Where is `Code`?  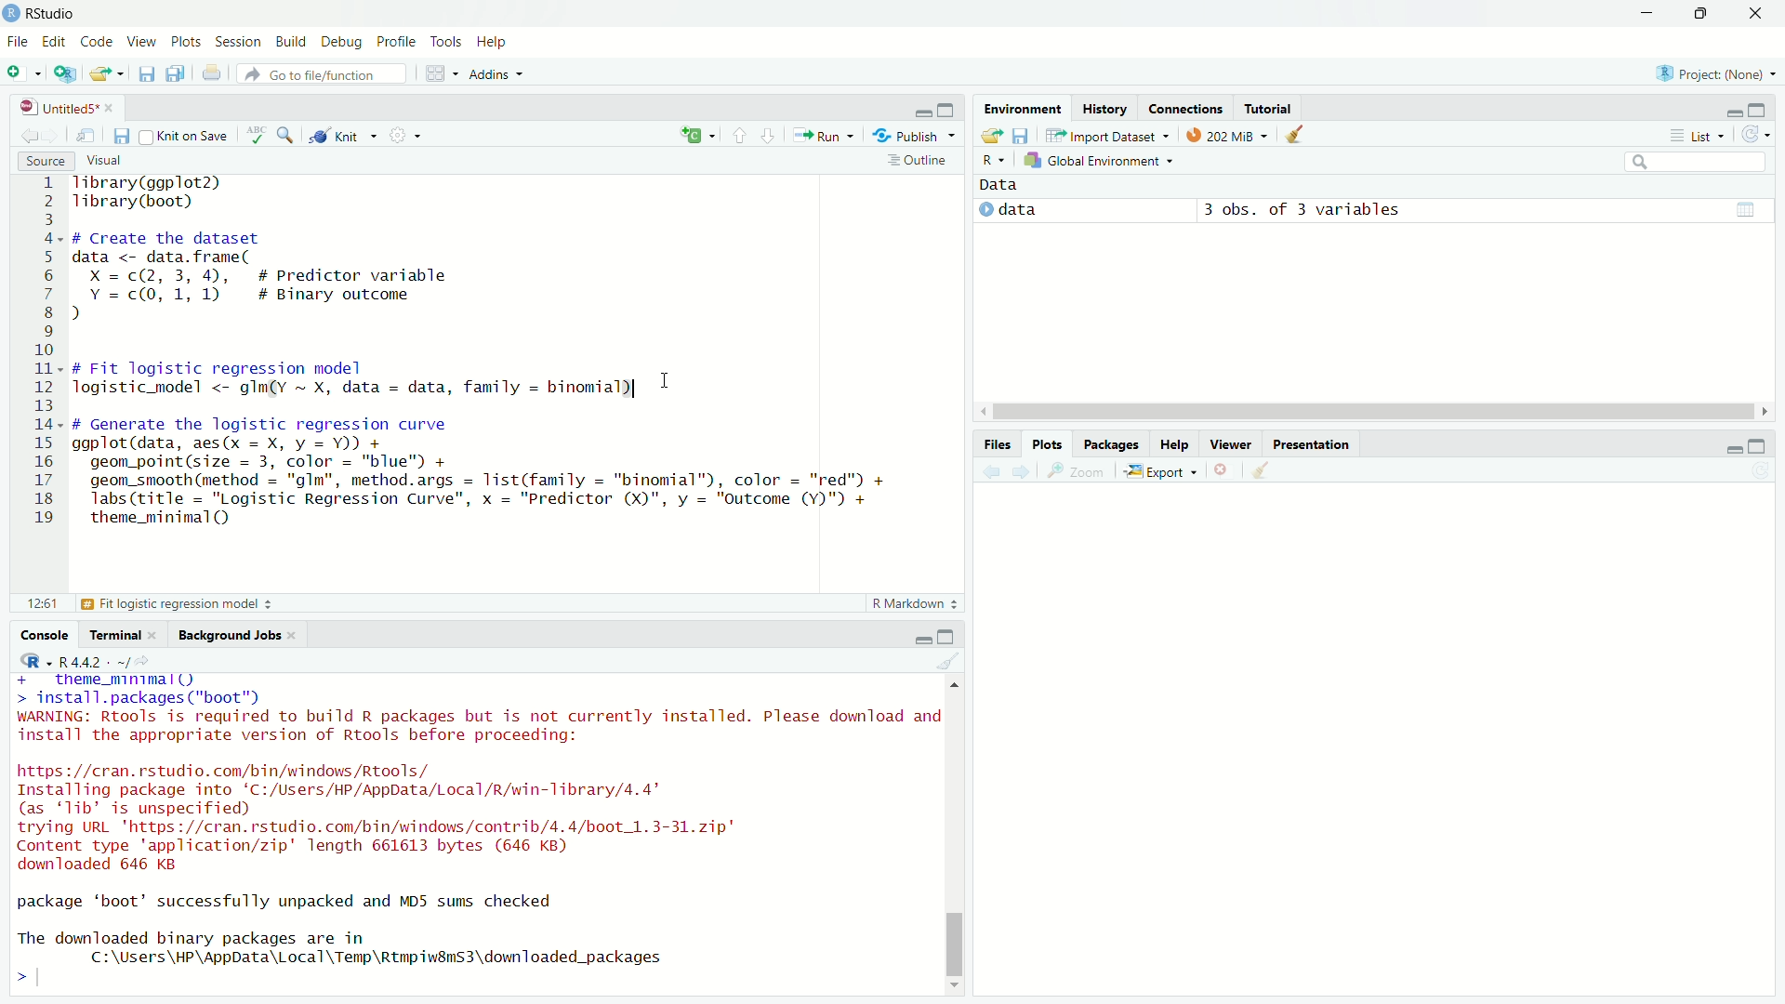
Code is located at coordinates (94, 41).